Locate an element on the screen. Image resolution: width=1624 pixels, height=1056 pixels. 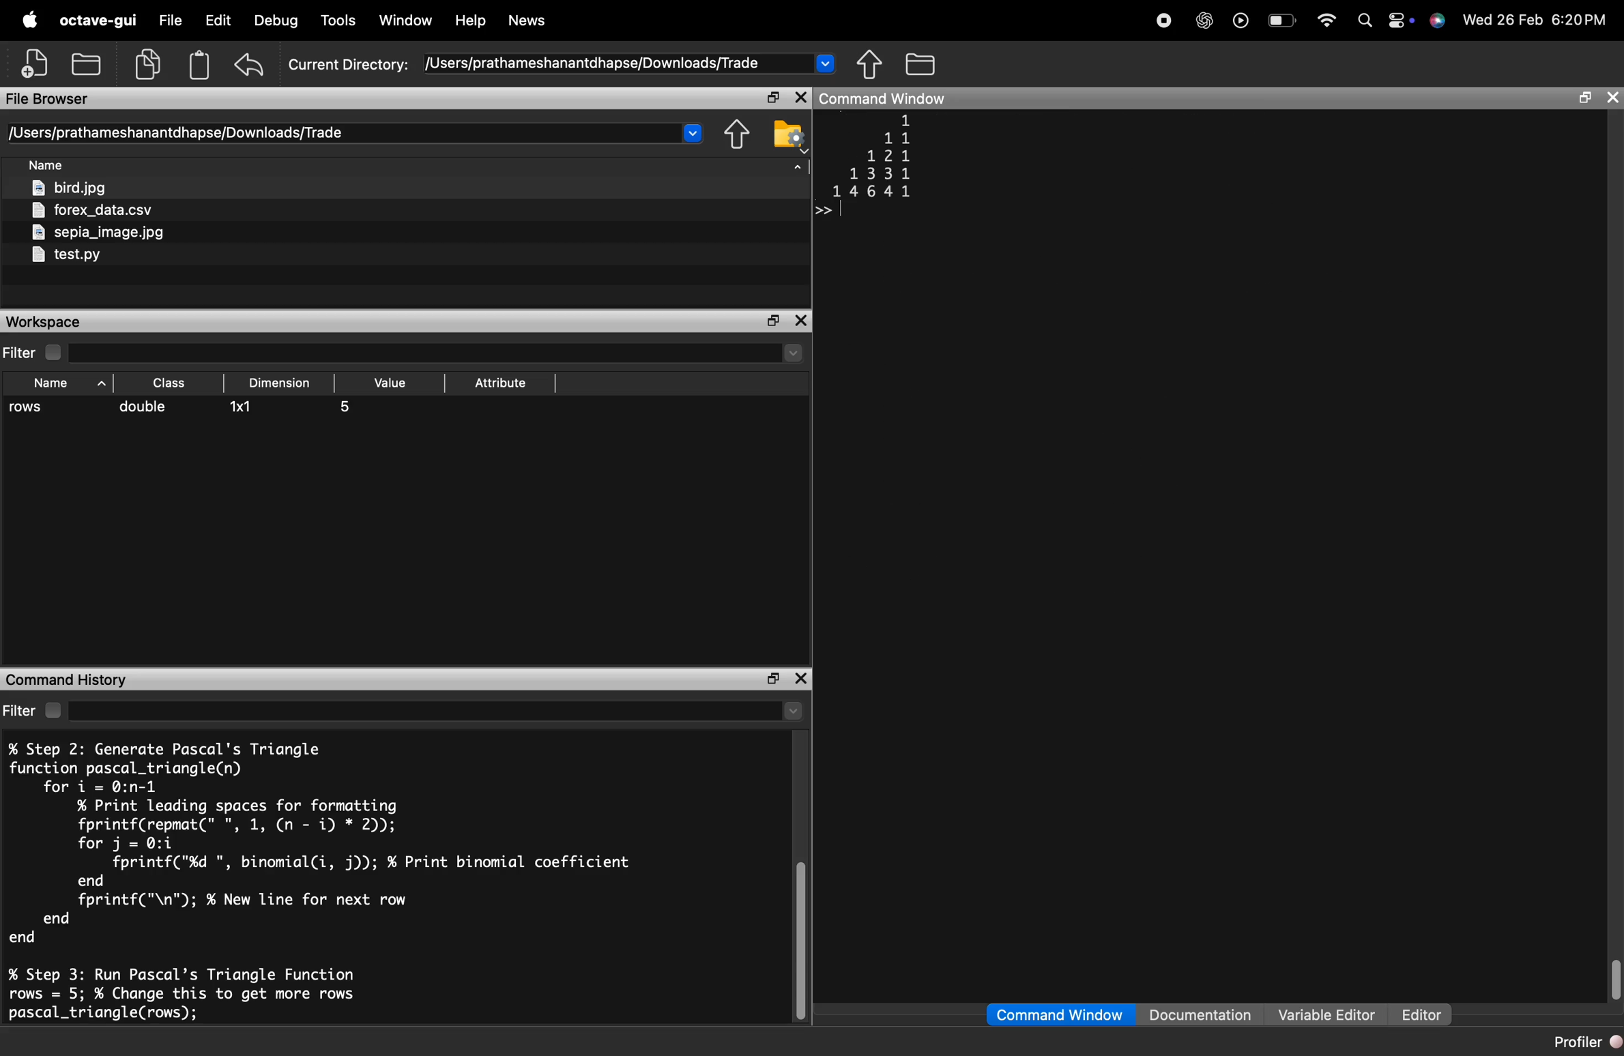
Folder is located at coordinates (923, 64).